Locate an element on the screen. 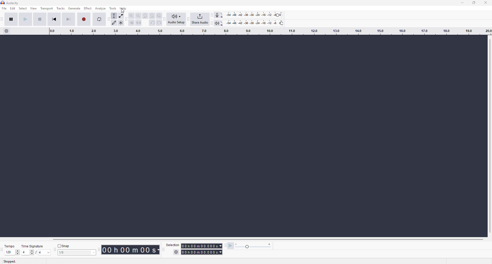  audacity audio setup toolbar is located at coordinates (165, 18).